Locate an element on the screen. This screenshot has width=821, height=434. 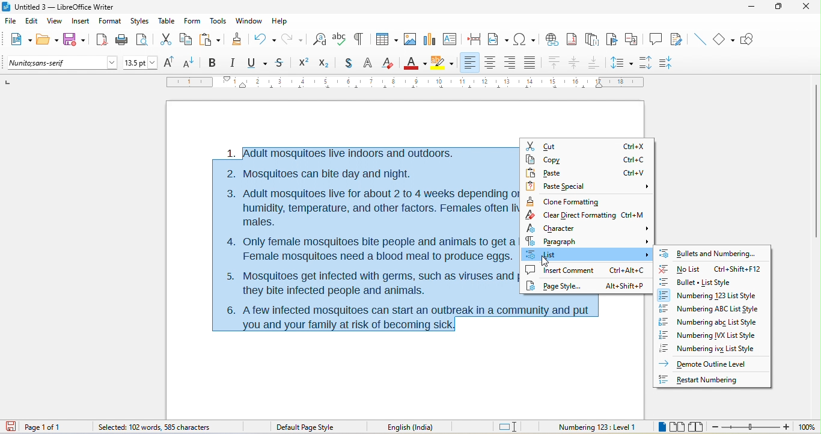
page break is located at coordinates (476, 40).